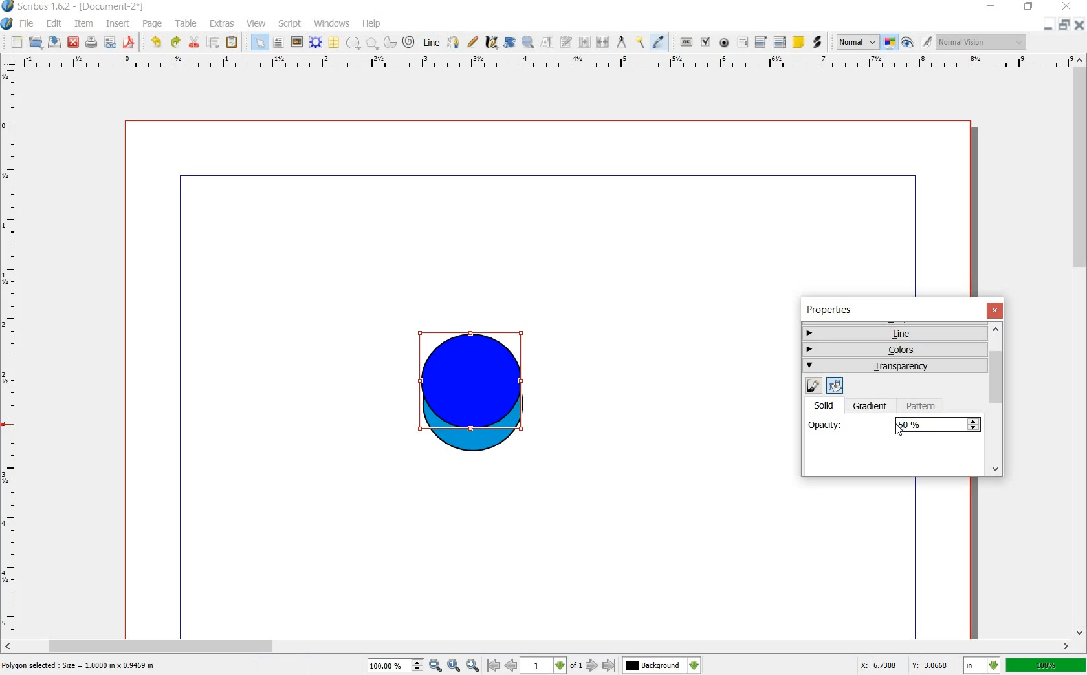 This screenshot has width=1087, height=675. I want to click on save, so click(54, 42).